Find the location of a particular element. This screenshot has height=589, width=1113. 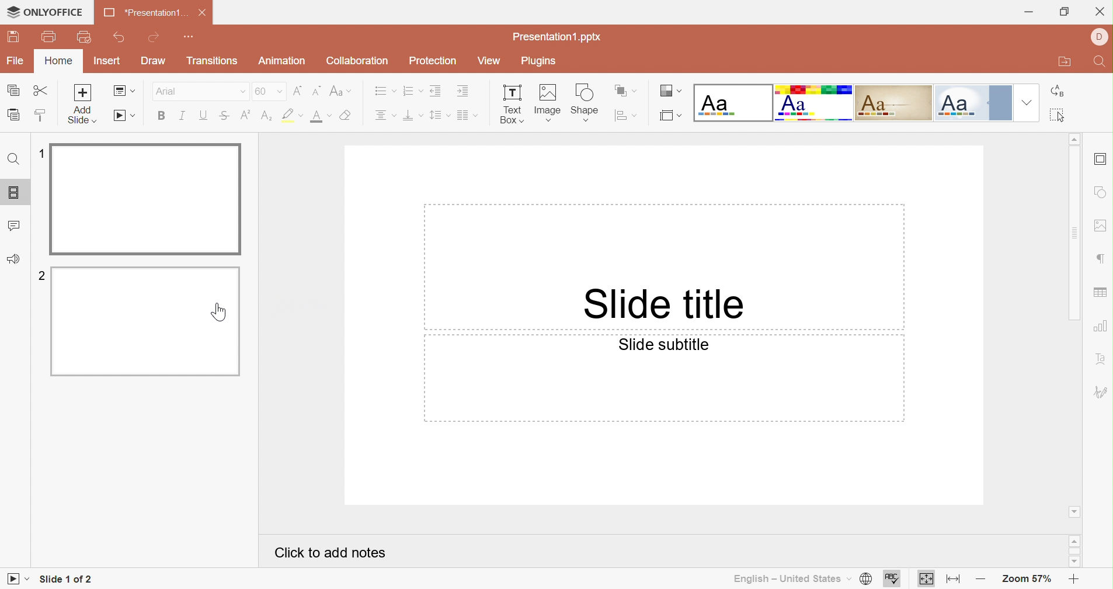

Fit to slide is located at coordinates (928, 578).